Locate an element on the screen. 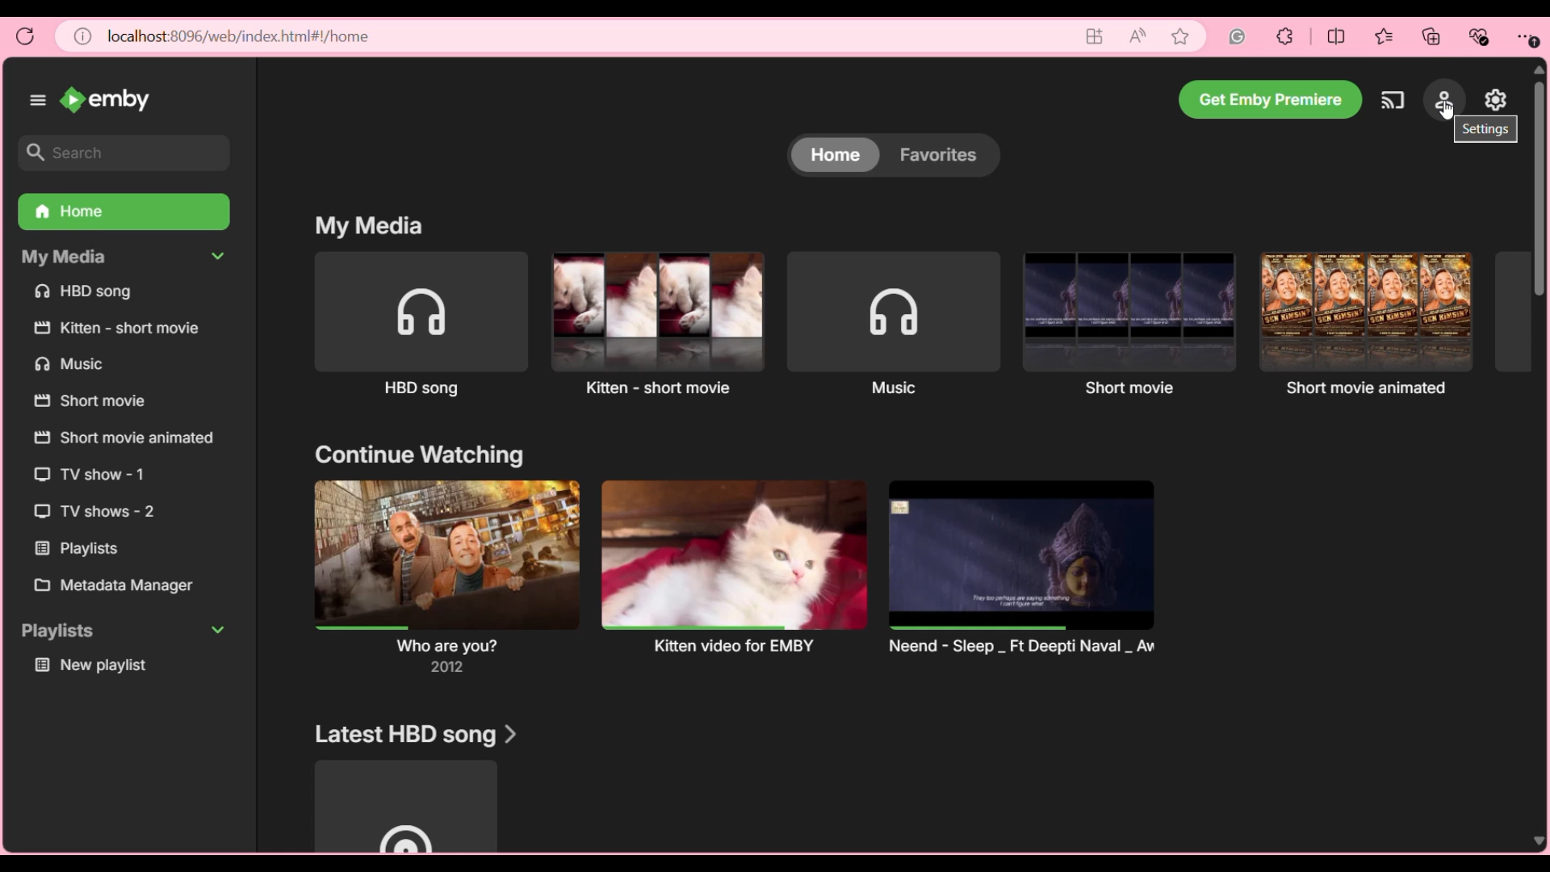 The image size is (1550, 872). Browser extensions is located at coordinates (1285, 36).